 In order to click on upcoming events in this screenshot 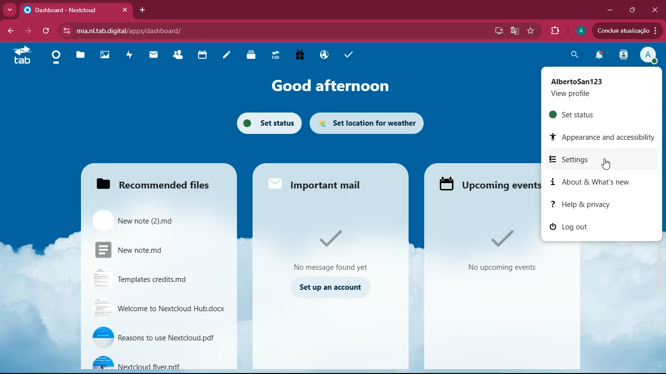, I will do `click(489, 184)`.